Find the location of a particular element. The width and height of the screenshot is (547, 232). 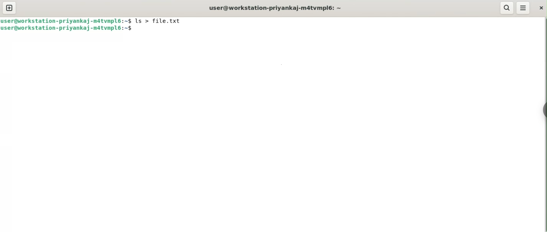

ls > file.txt is located at coordinates (162, 21).